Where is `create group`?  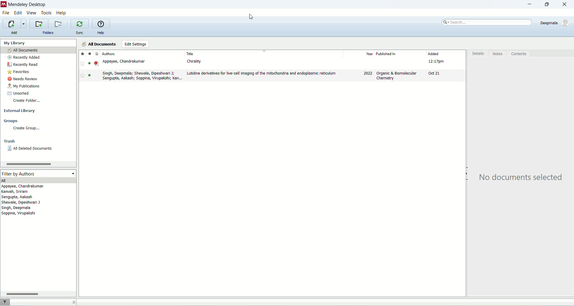
create group is located at coordinates (26, 129).